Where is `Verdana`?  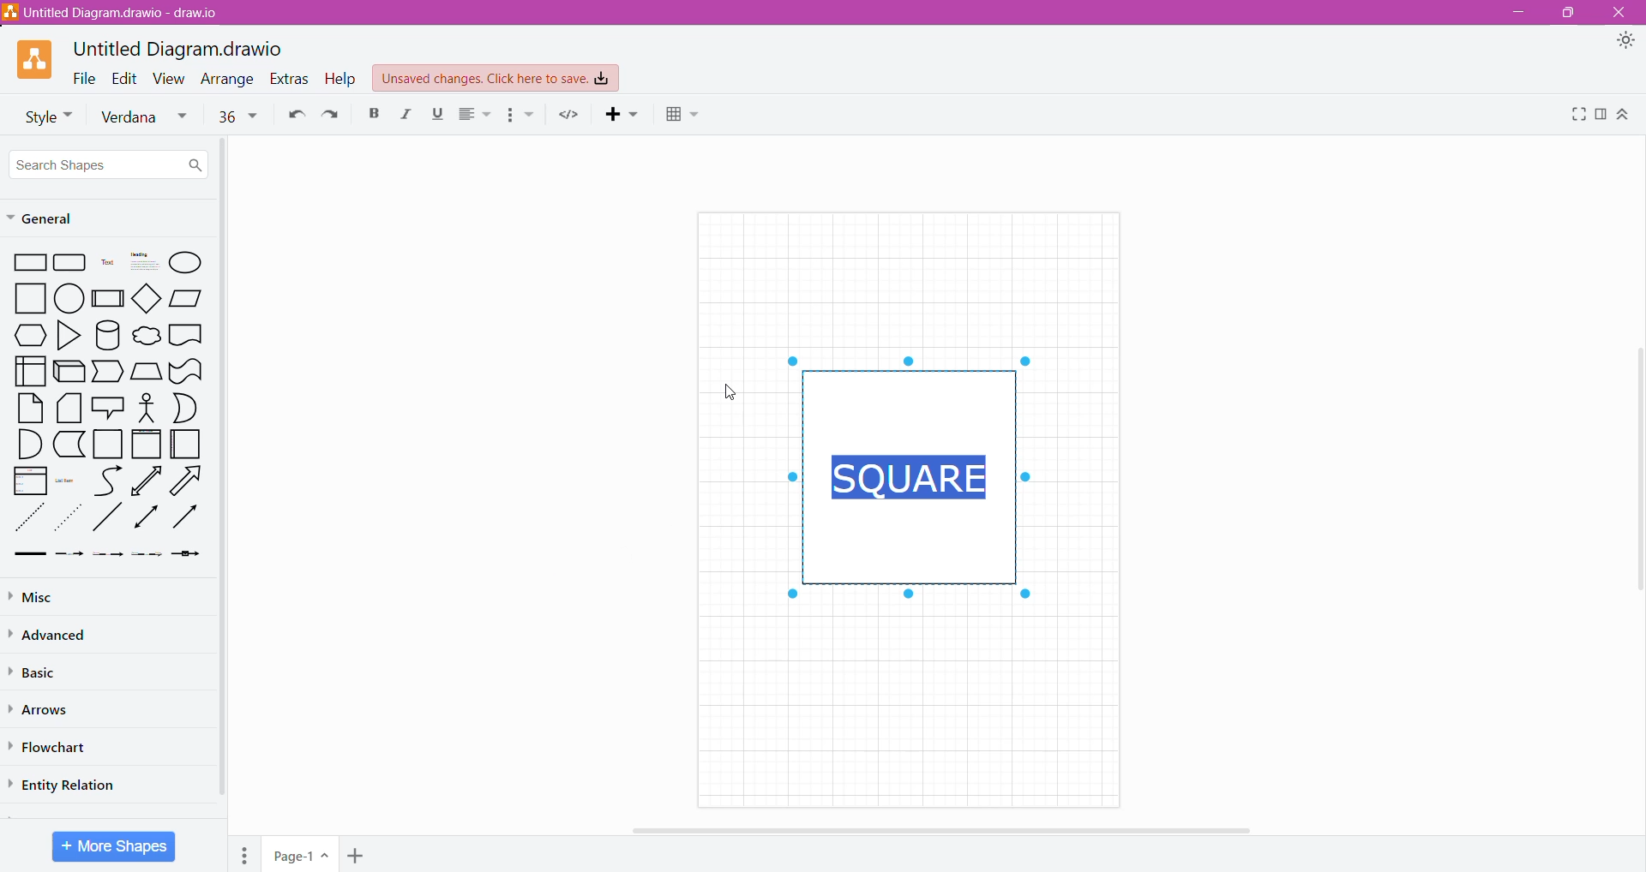
Verdana is located at coordinates (144, 118).